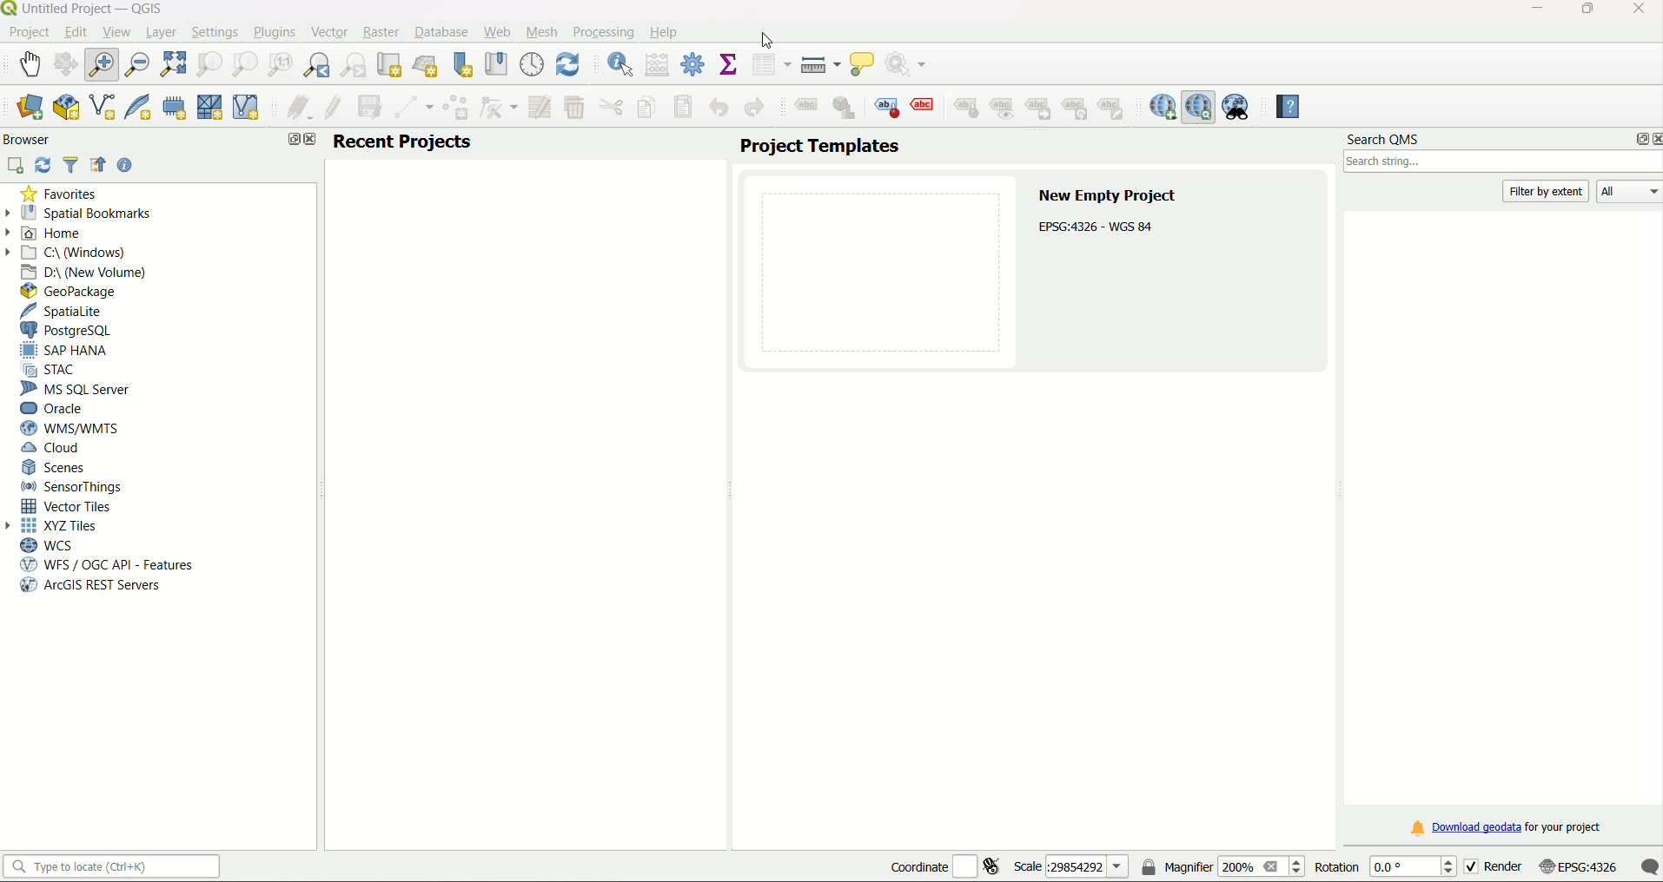 This screenshot has height=882, width=1663. I want to click on close, so click(310, 141).